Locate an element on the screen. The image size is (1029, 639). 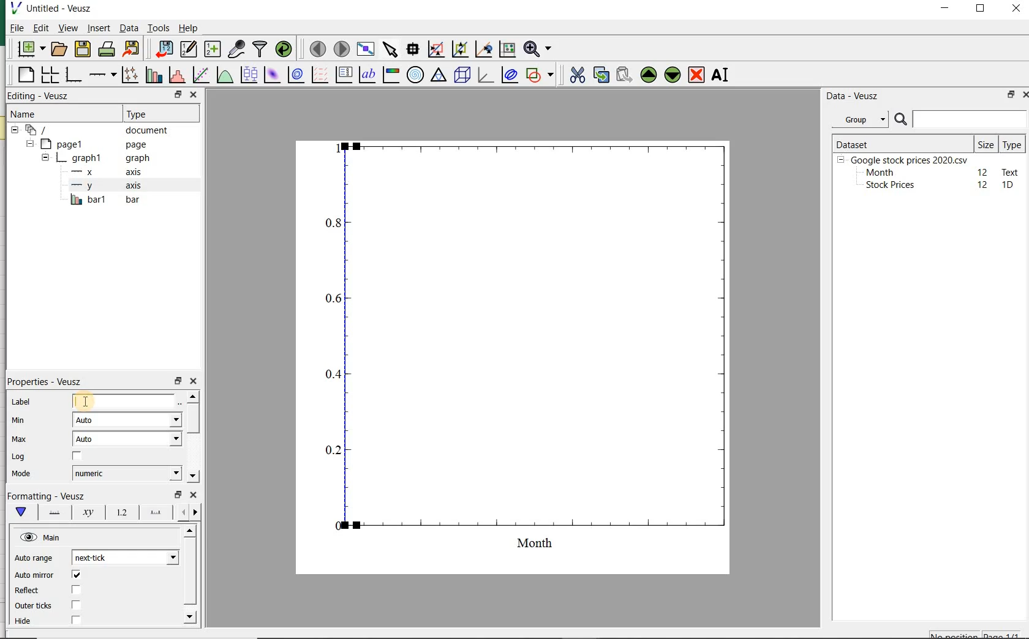
polar graph is located at coordinates (415, 74).